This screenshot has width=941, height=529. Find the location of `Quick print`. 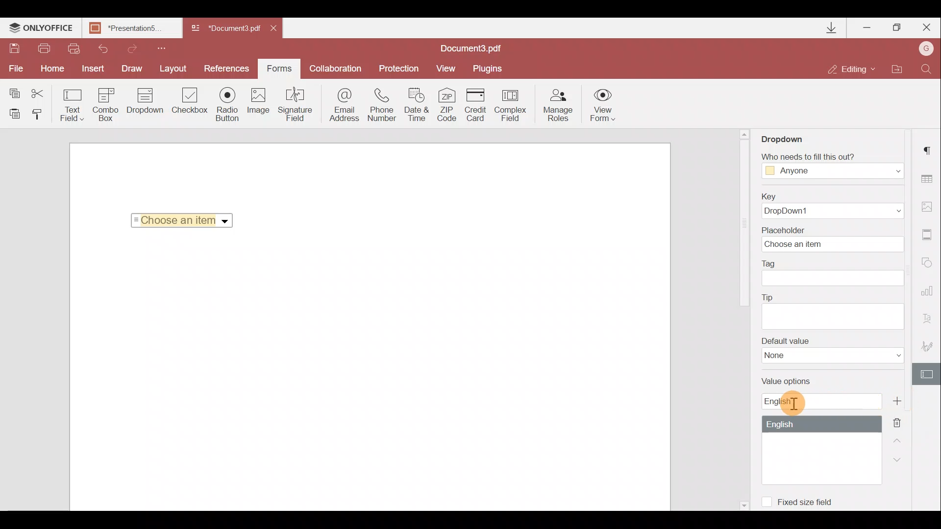

Quick print is located at coordinates (73, 48).